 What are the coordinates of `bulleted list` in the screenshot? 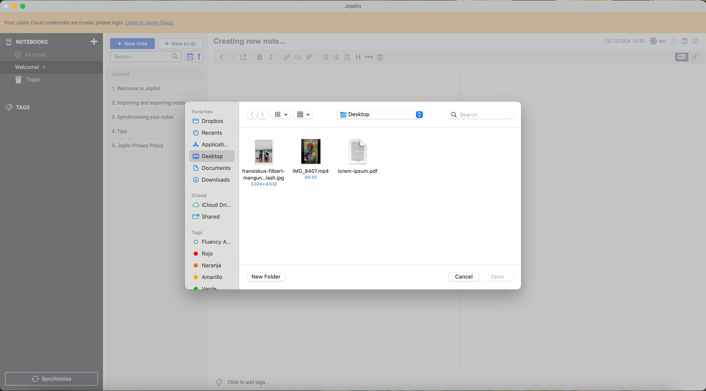 It's located at (326, 58).